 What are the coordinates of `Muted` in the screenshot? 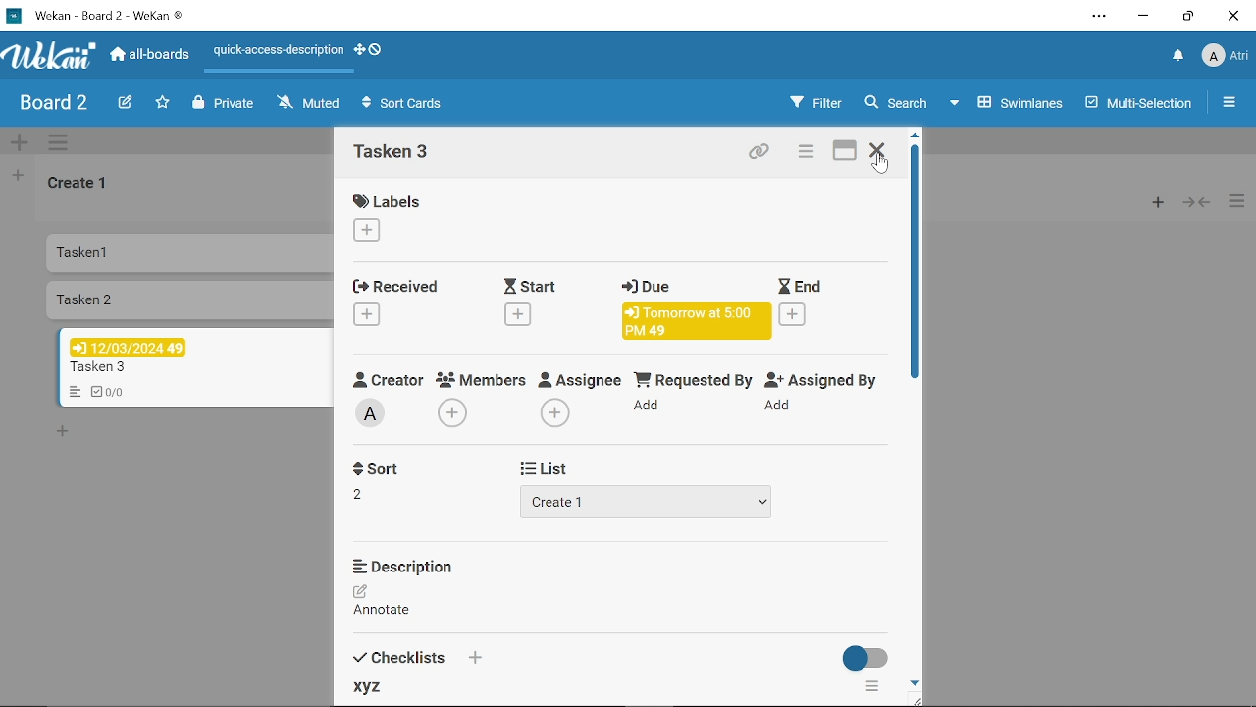 It's located at (314, 103).